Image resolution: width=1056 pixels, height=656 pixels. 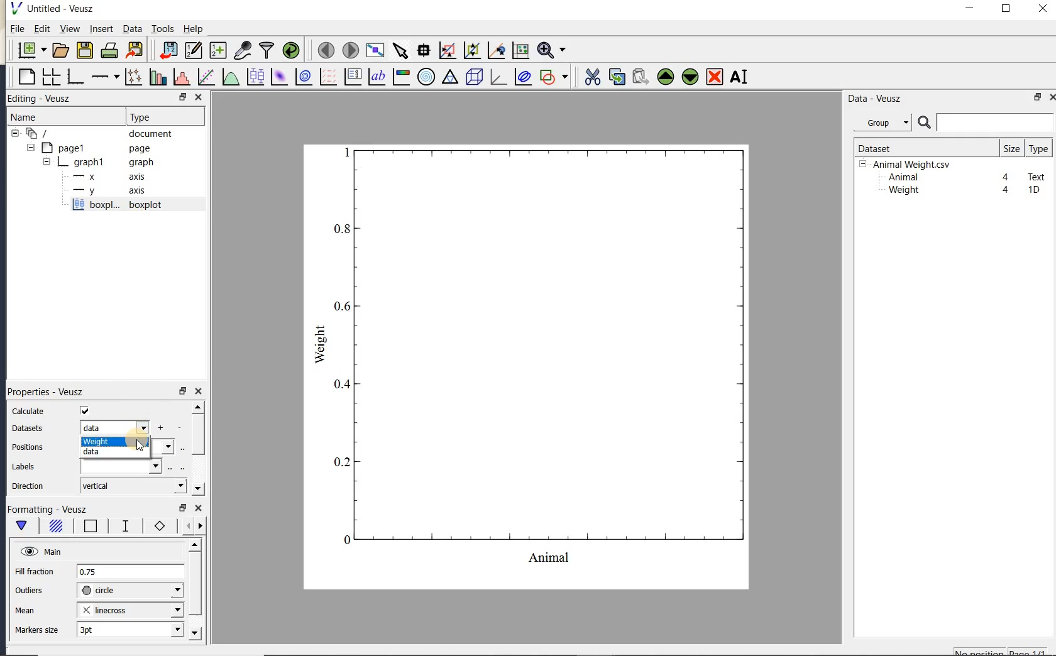 What do you see at coordinates (615, 77) in the screenshot?
I see `copy the selected widget` at bounding box center [615, 77].